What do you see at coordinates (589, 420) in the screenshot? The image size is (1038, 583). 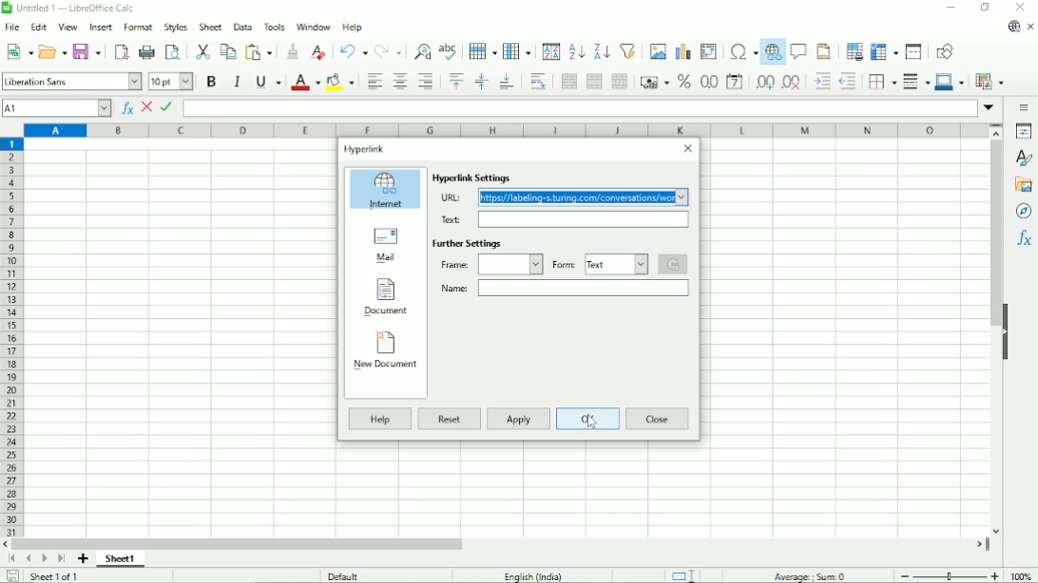 I see `OK` at bounding box center [589, 420].